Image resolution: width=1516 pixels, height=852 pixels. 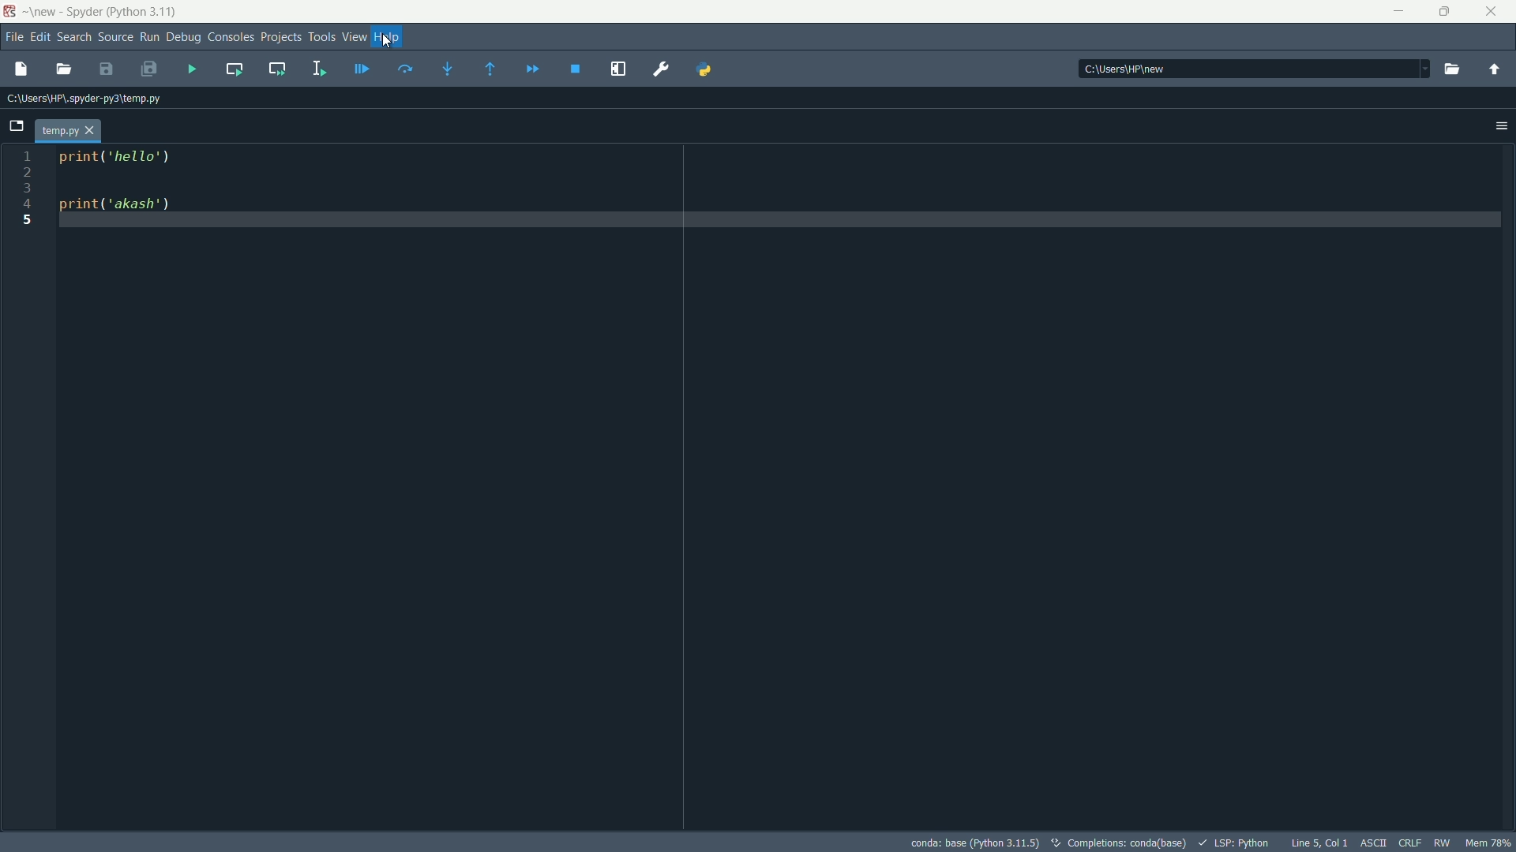 I want to click on source menu, so click(x=115, y=36).